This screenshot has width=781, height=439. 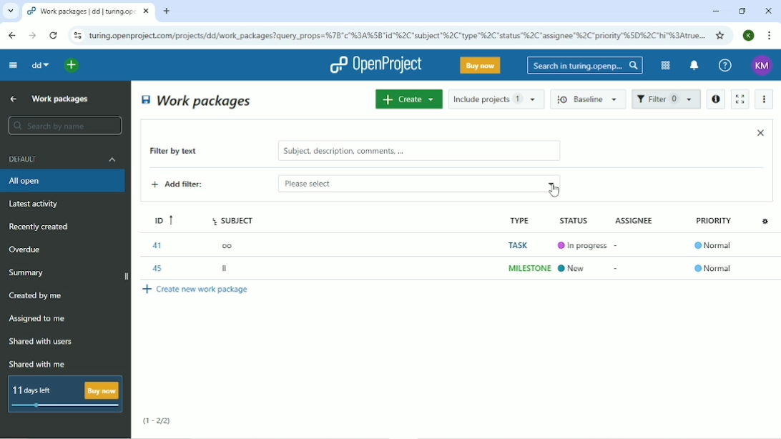 I want to click on Modules, so click(x=664, y=65).